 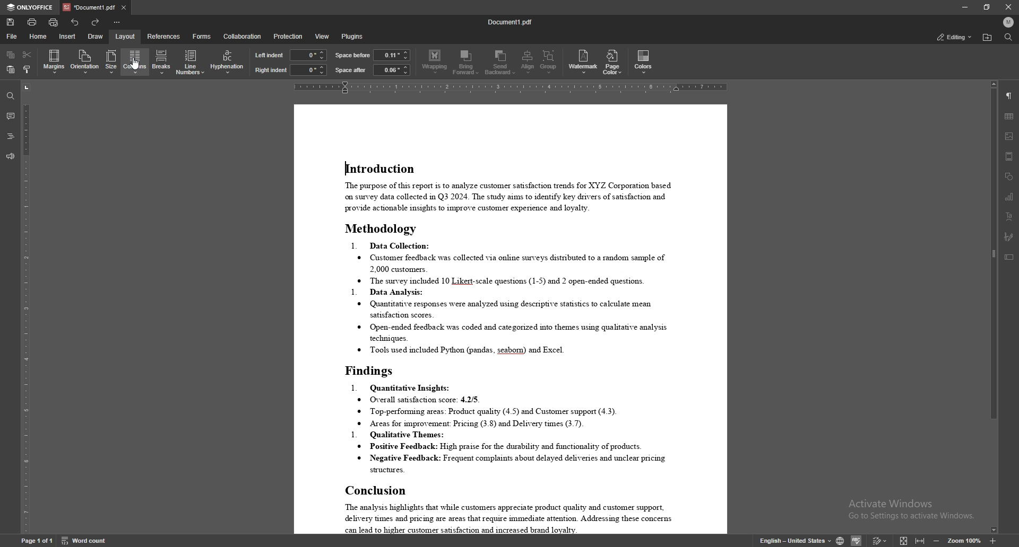 I want to click on draw, so click(x=97, y=36).